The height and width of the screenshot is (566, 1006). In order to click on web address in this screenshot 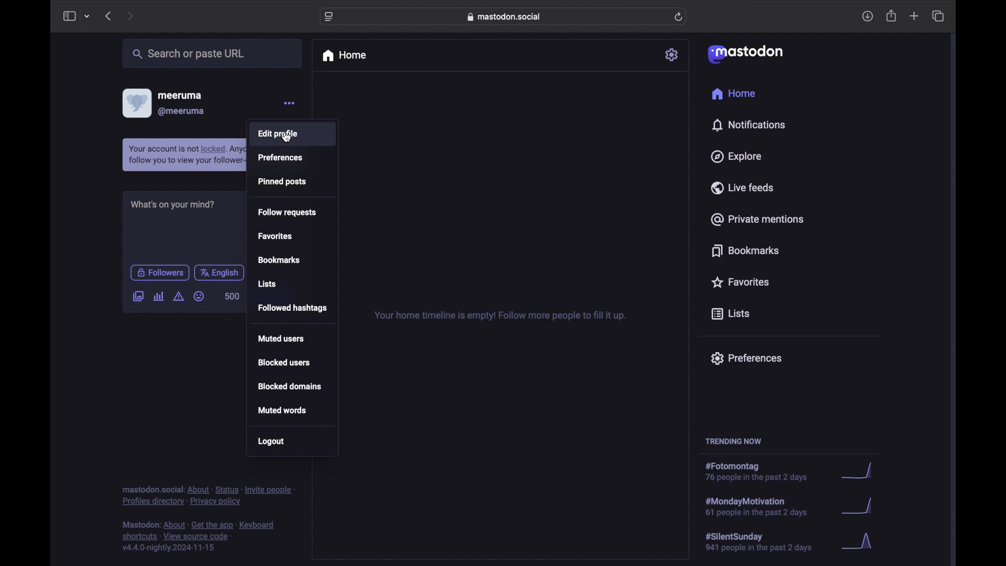, I will do `click(504, 17)`.